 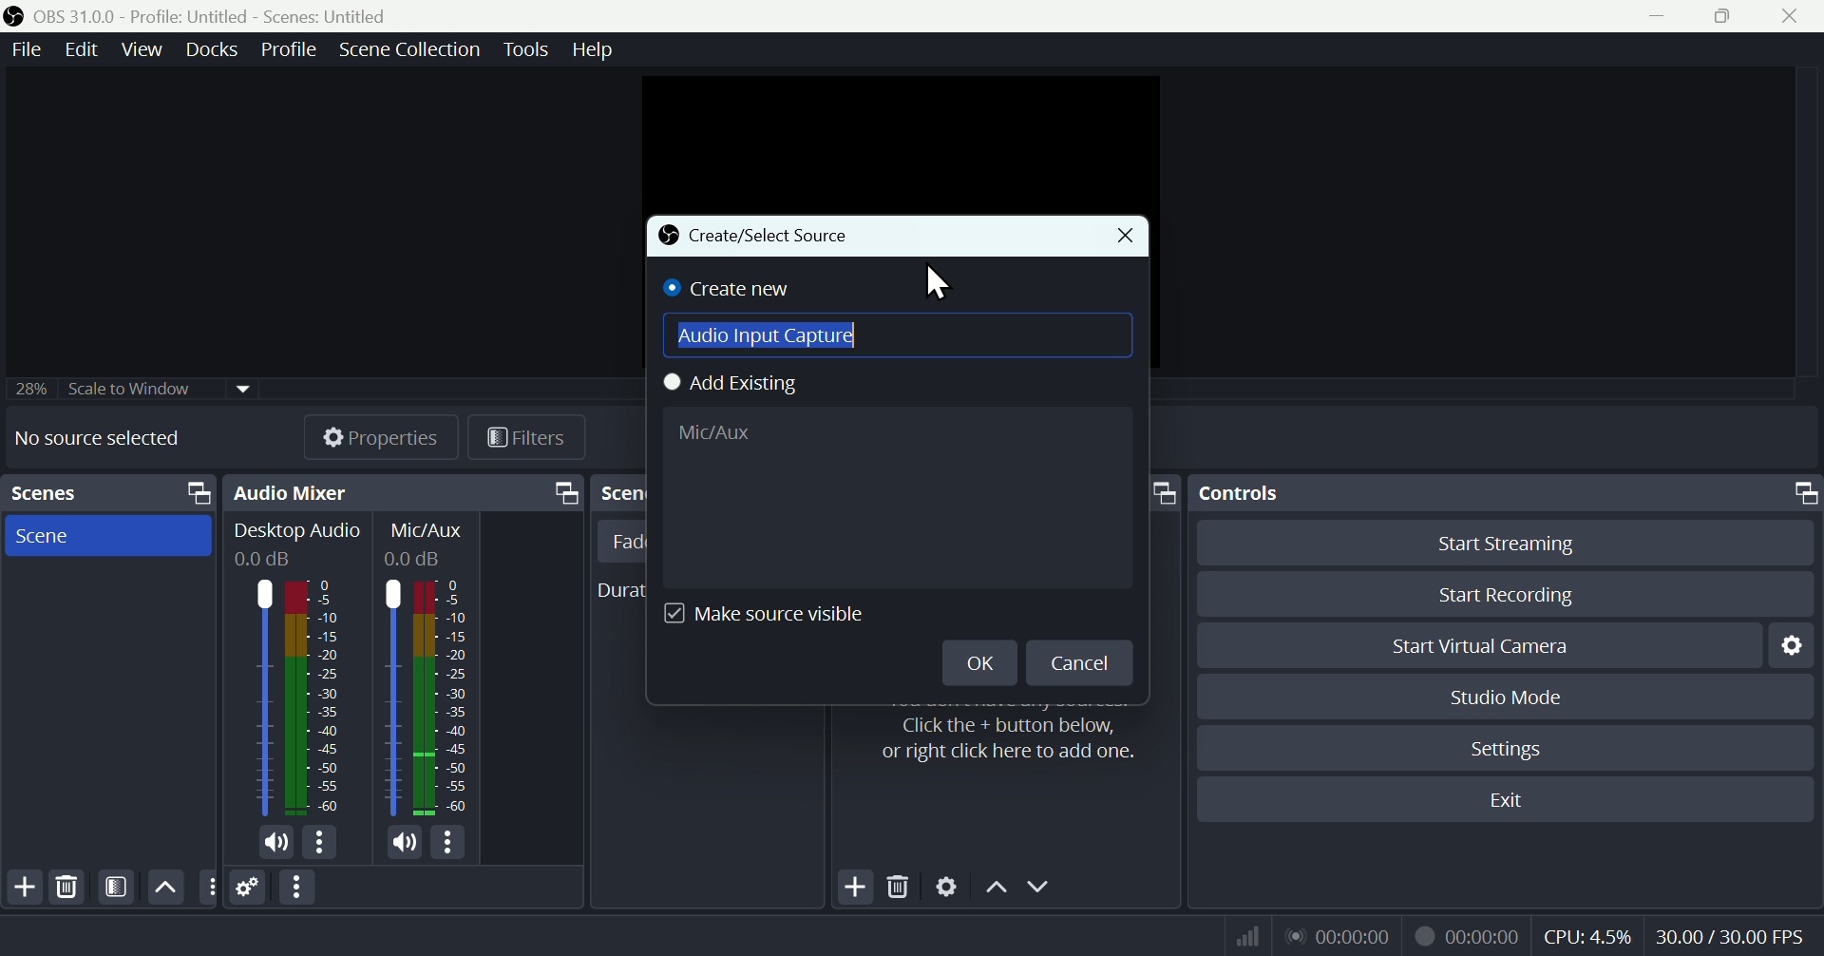 What do you see at coordinates (289, 49) in the screenshot?
I see `Profile` at bounding box center [289, 49].